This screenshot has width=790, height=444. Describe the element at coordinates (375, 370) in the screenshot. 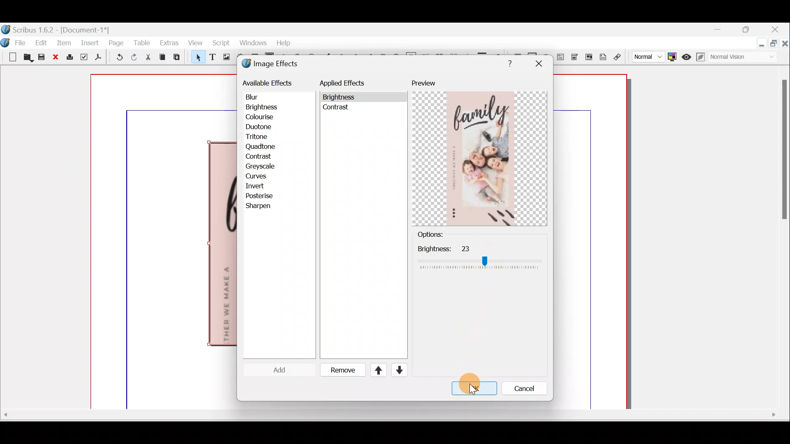

I see `Move up` at that location.